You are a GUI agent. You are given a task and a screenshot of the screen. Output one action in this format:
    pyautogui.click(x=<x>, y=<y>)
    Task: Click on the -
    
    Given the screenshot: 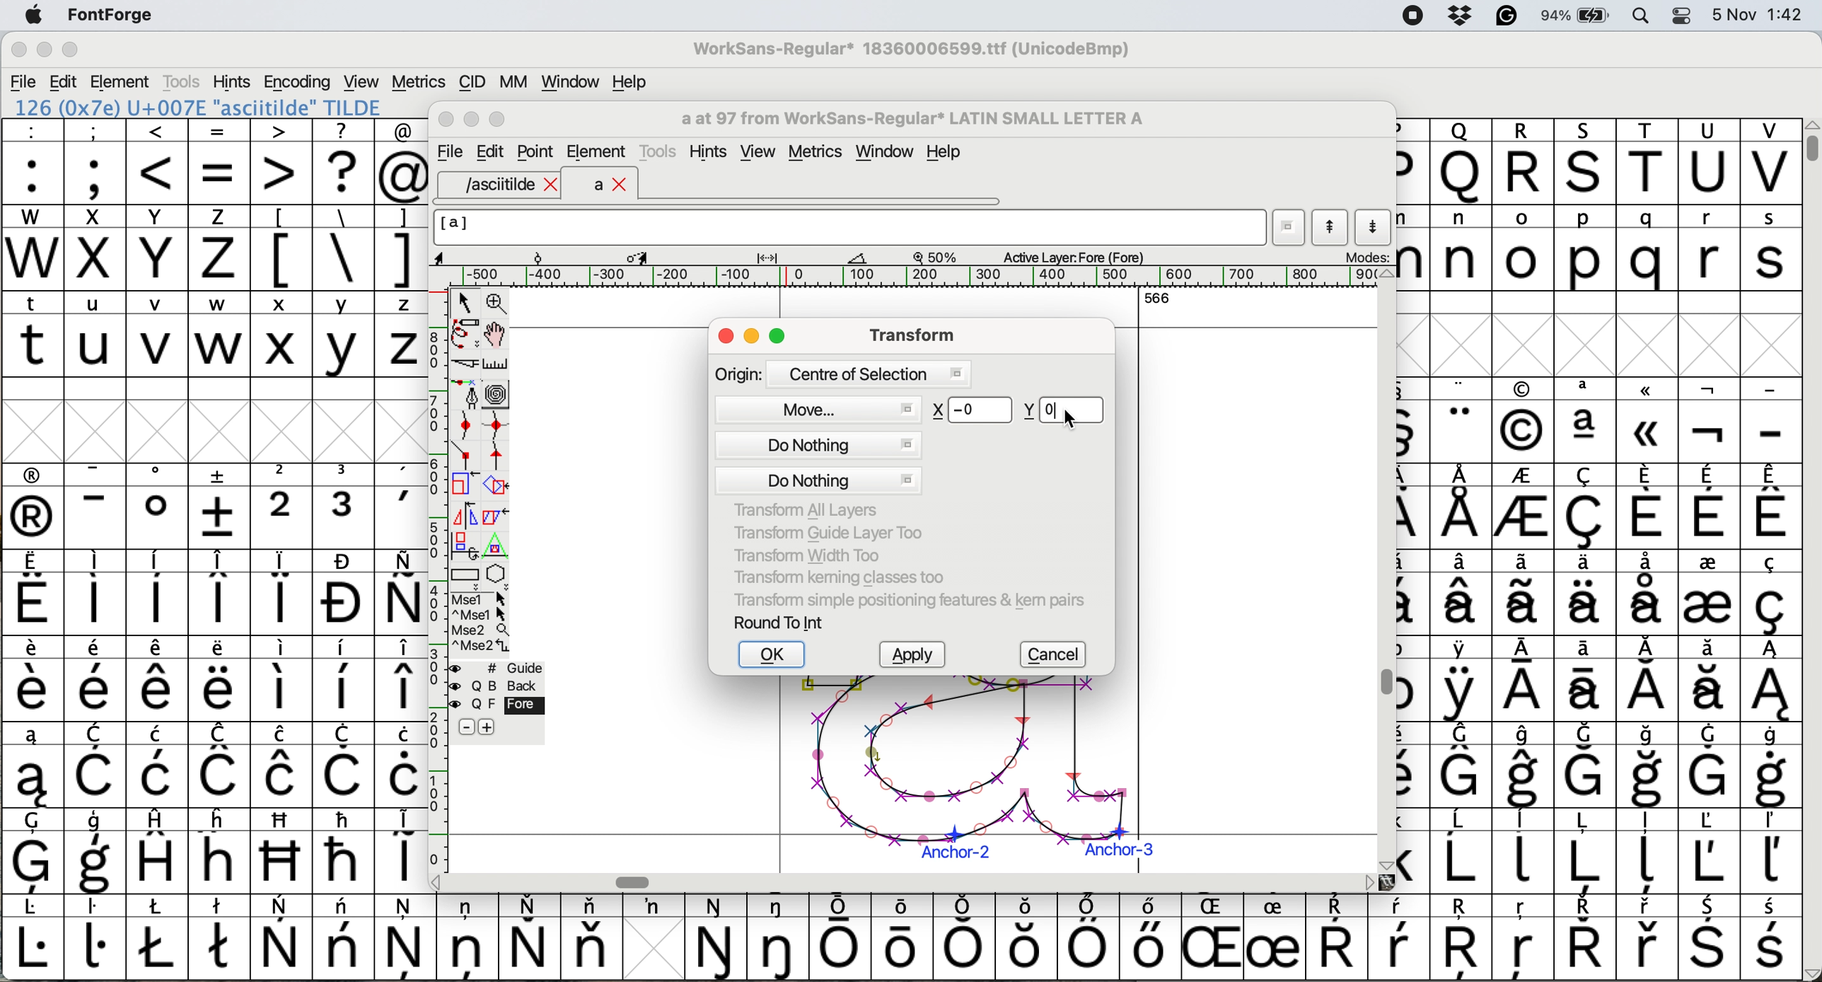 What is the action you would take?
    pyautogui.click(x=1771, y=422)
    